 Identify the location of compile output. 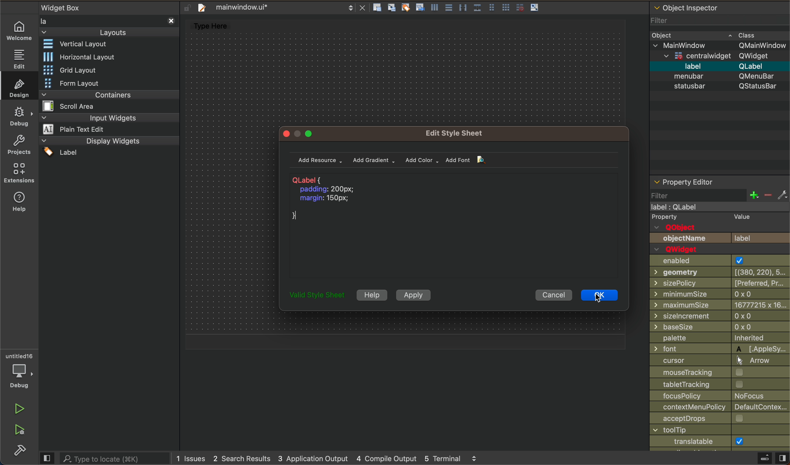
(386, 458).